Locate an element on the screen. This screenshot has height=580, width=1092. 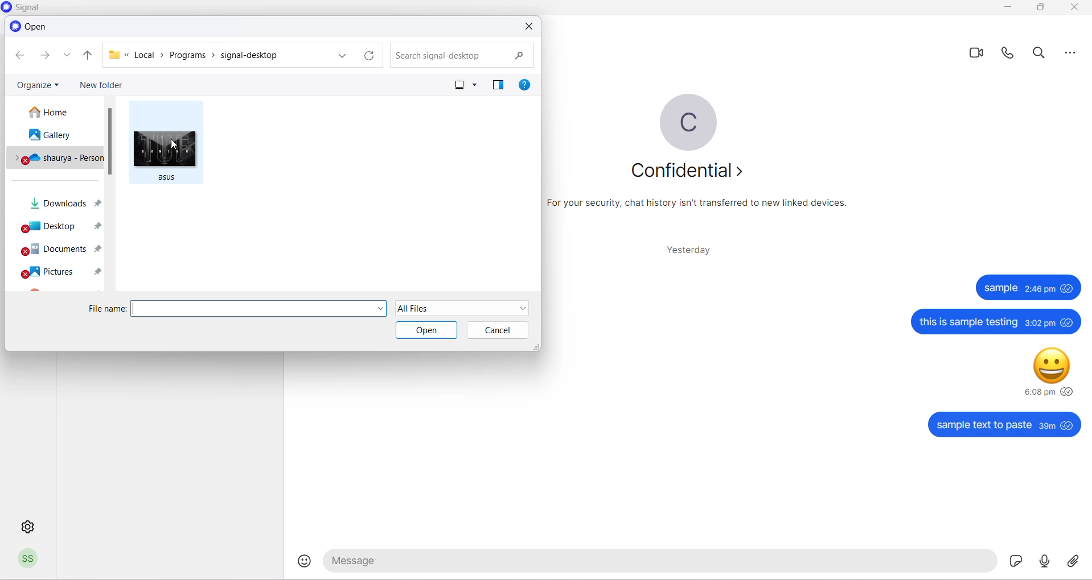
seen is located at coordinates (1068, 425).